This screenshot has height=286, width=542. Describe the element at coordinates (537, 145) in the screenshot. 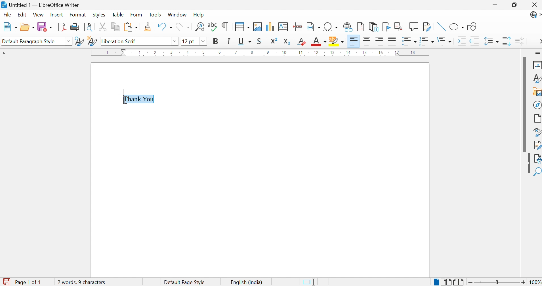

I see `Manage Changes` at that location.